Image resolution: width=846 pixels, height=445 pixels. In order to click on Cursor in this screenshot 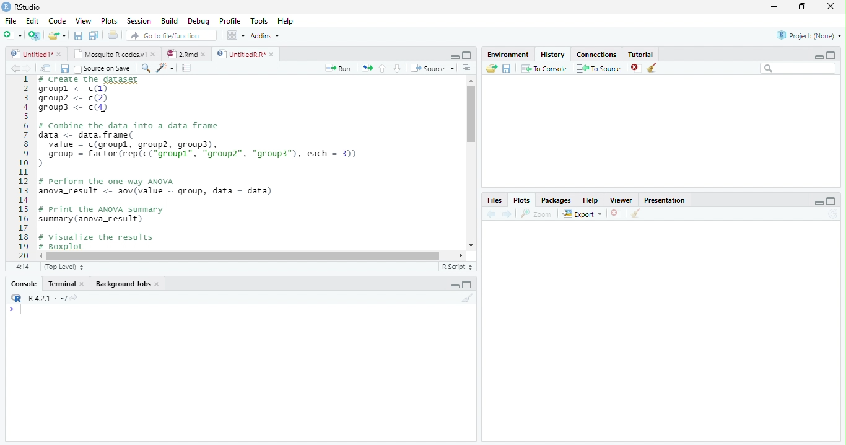, I will do `click(472, 123)`.